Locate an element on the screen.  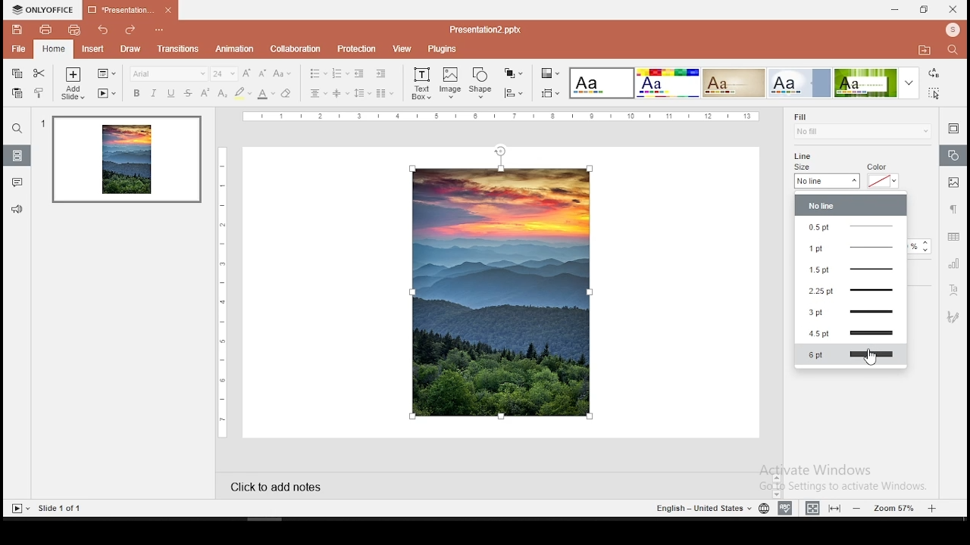
restore is located at coordinates (922, 9).